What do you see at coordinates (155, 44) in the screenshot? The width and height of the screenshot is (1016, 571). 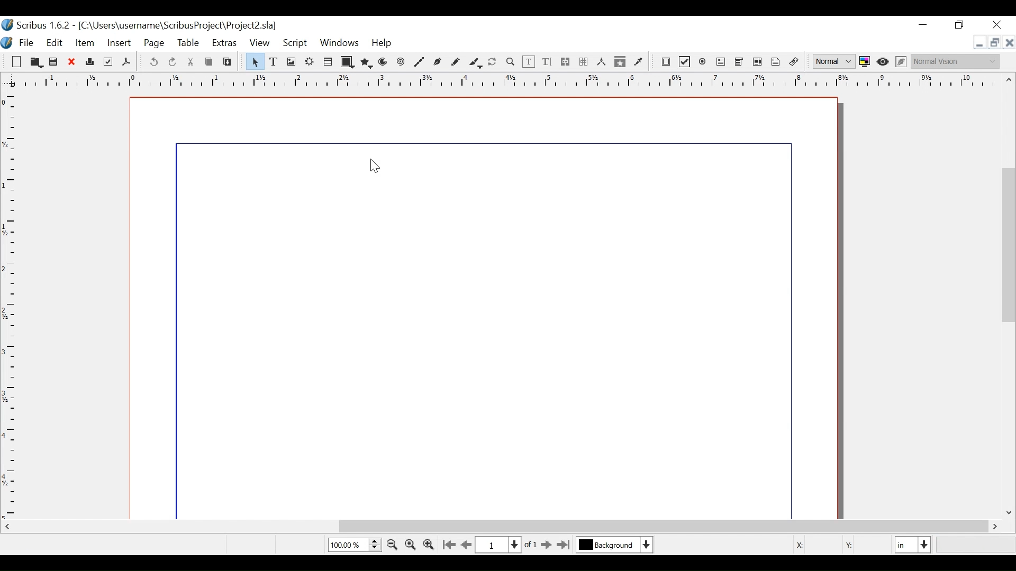 I see `Page` at bounding box center [155, 44].